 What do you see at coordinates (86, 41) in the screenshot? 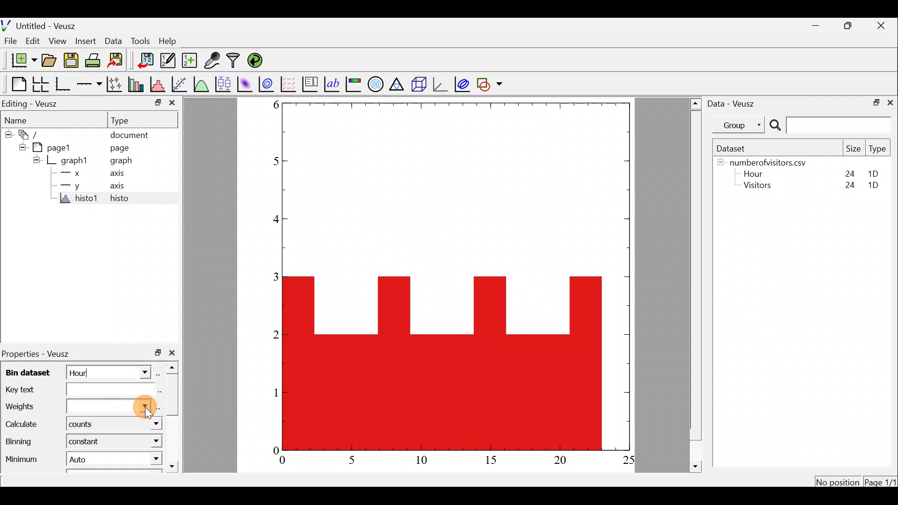
I see `Insert` at bounding box center [86, 41].